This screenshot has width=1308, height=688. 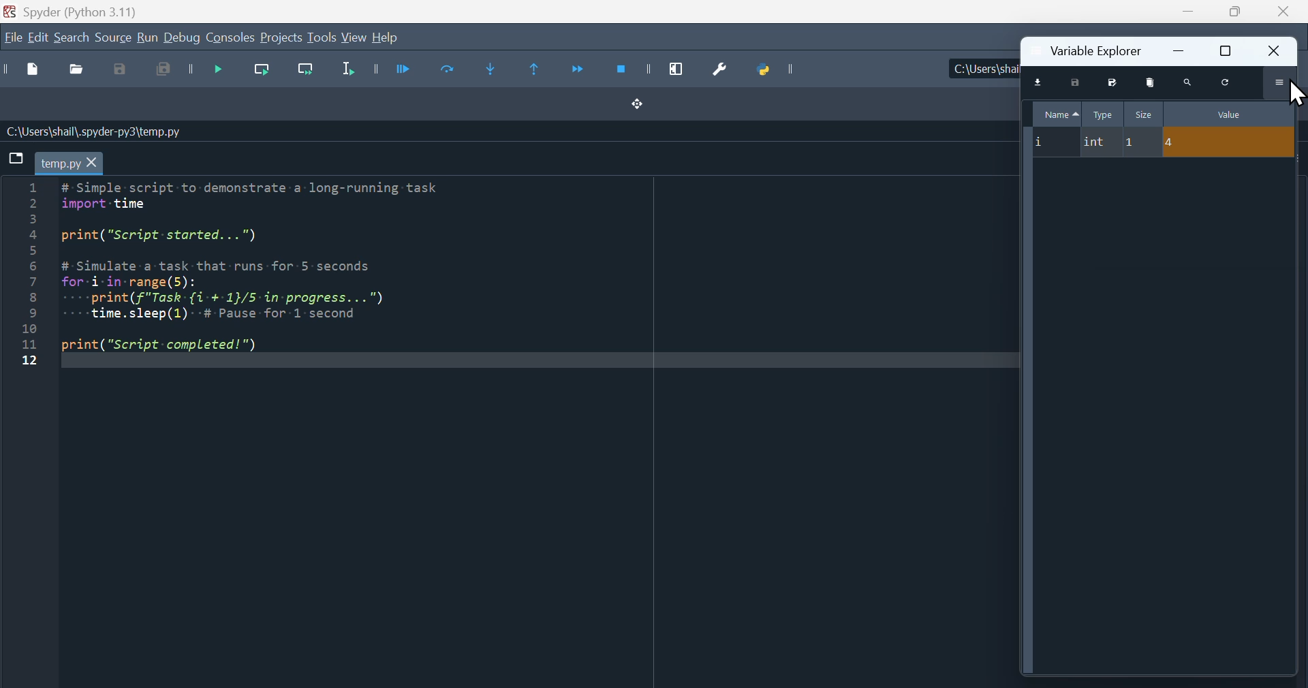 What do you see at coordinates (354, 37) in the screenshot?
I see `view` at bounding box center [354, 37].